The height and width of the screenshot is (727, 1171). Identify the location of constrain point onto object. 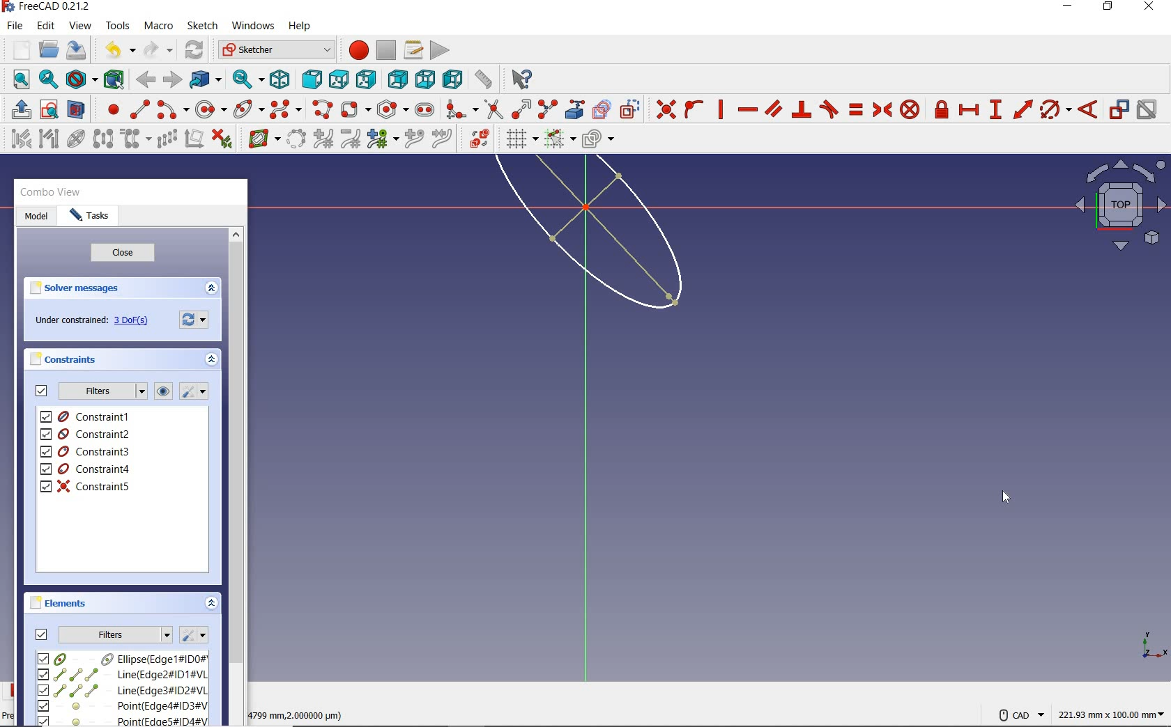
(694, 109).